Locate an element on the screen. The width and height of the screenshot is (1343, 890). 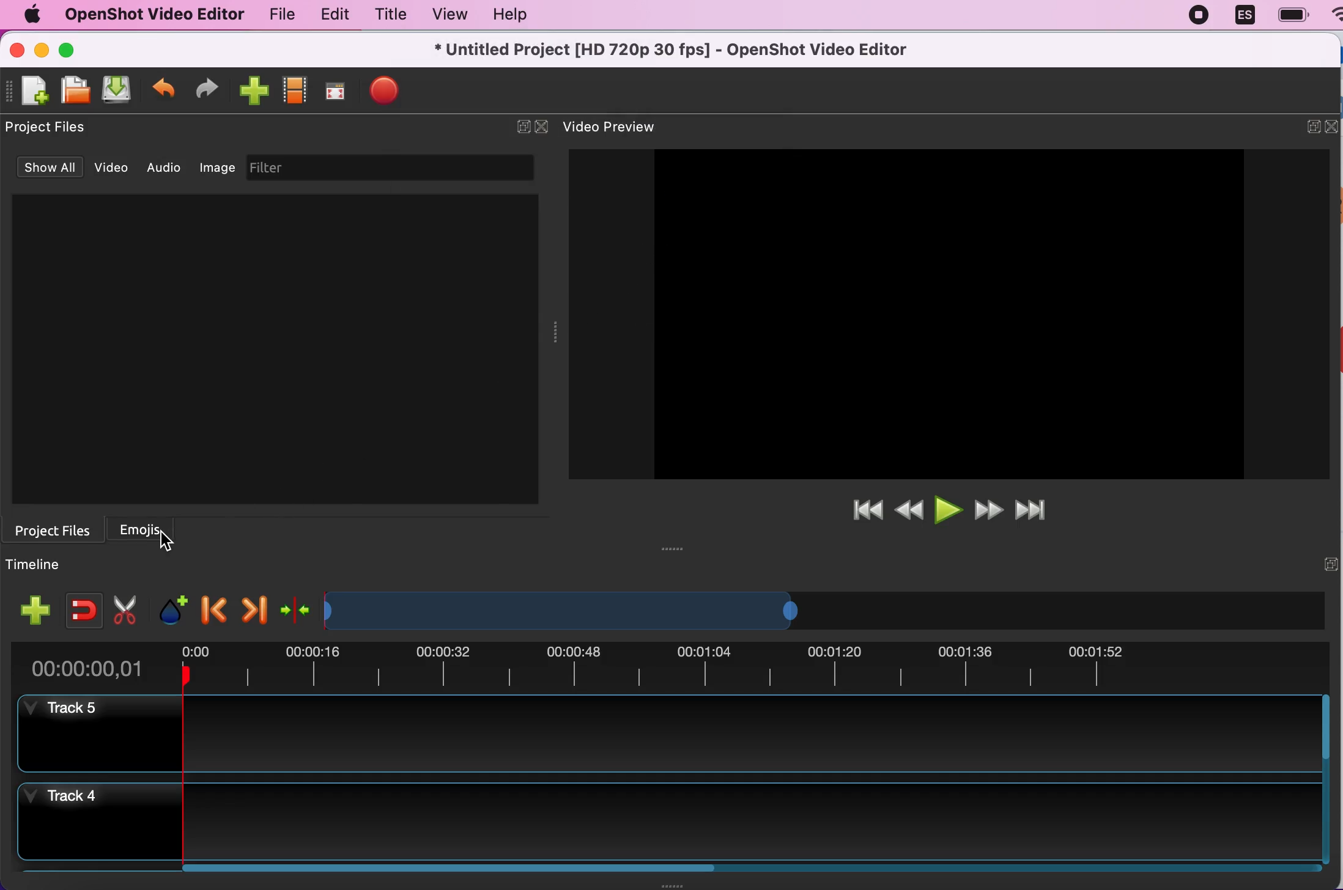
Vertical slide bar is located at coordinates (1325, 779).